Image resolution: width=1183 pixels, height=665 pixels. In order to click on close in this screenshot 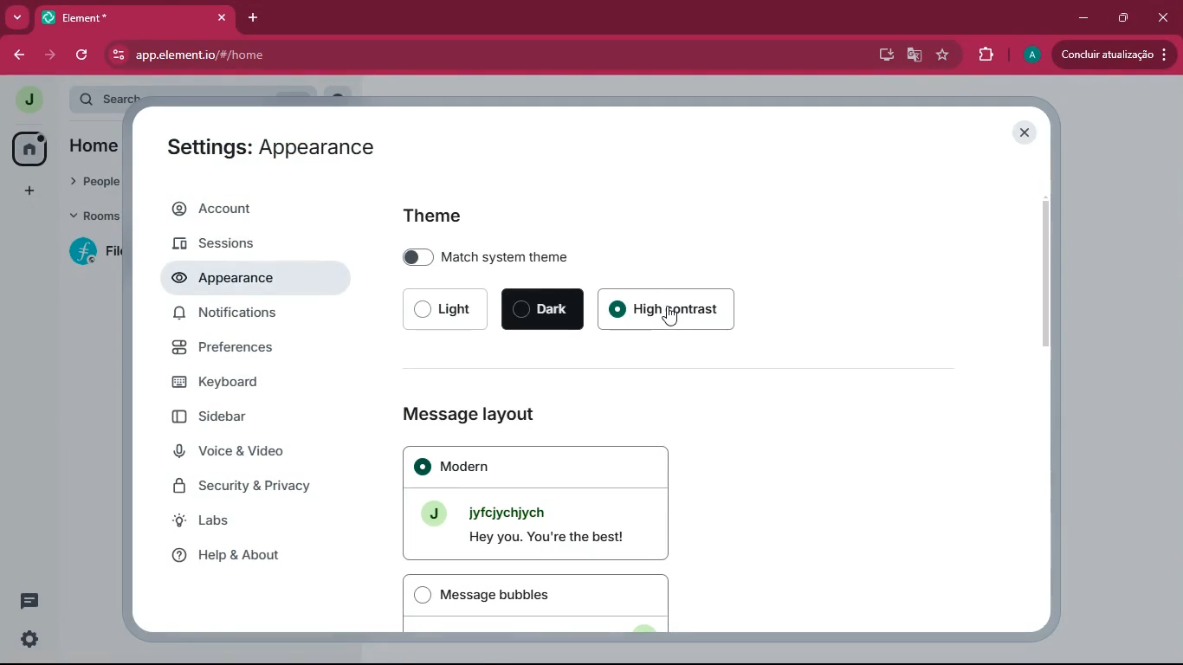, I will do `click(1165, 19)`.